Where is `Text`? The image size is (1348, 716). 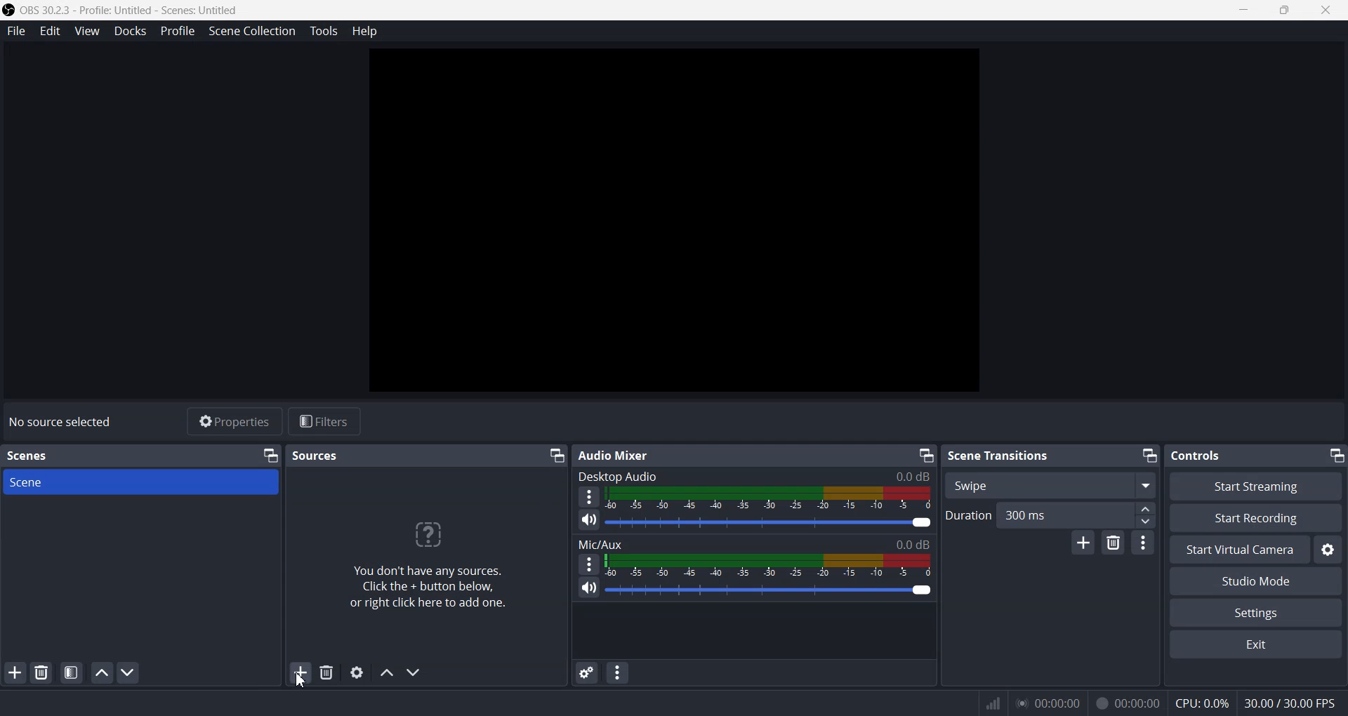
Text is located at coordinates (616, 456).